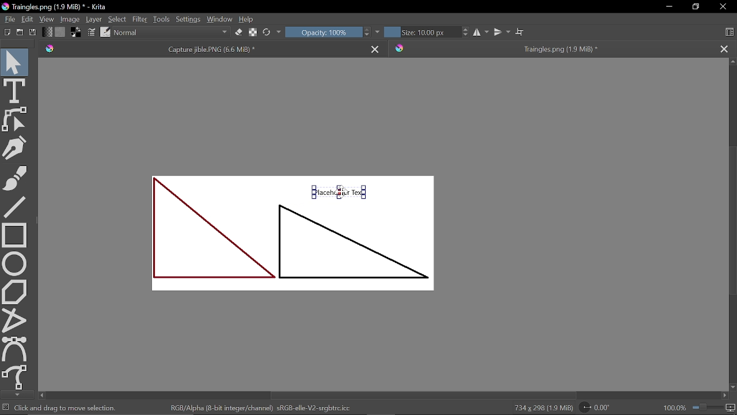  I want to click on Tools, so click(162, 18).